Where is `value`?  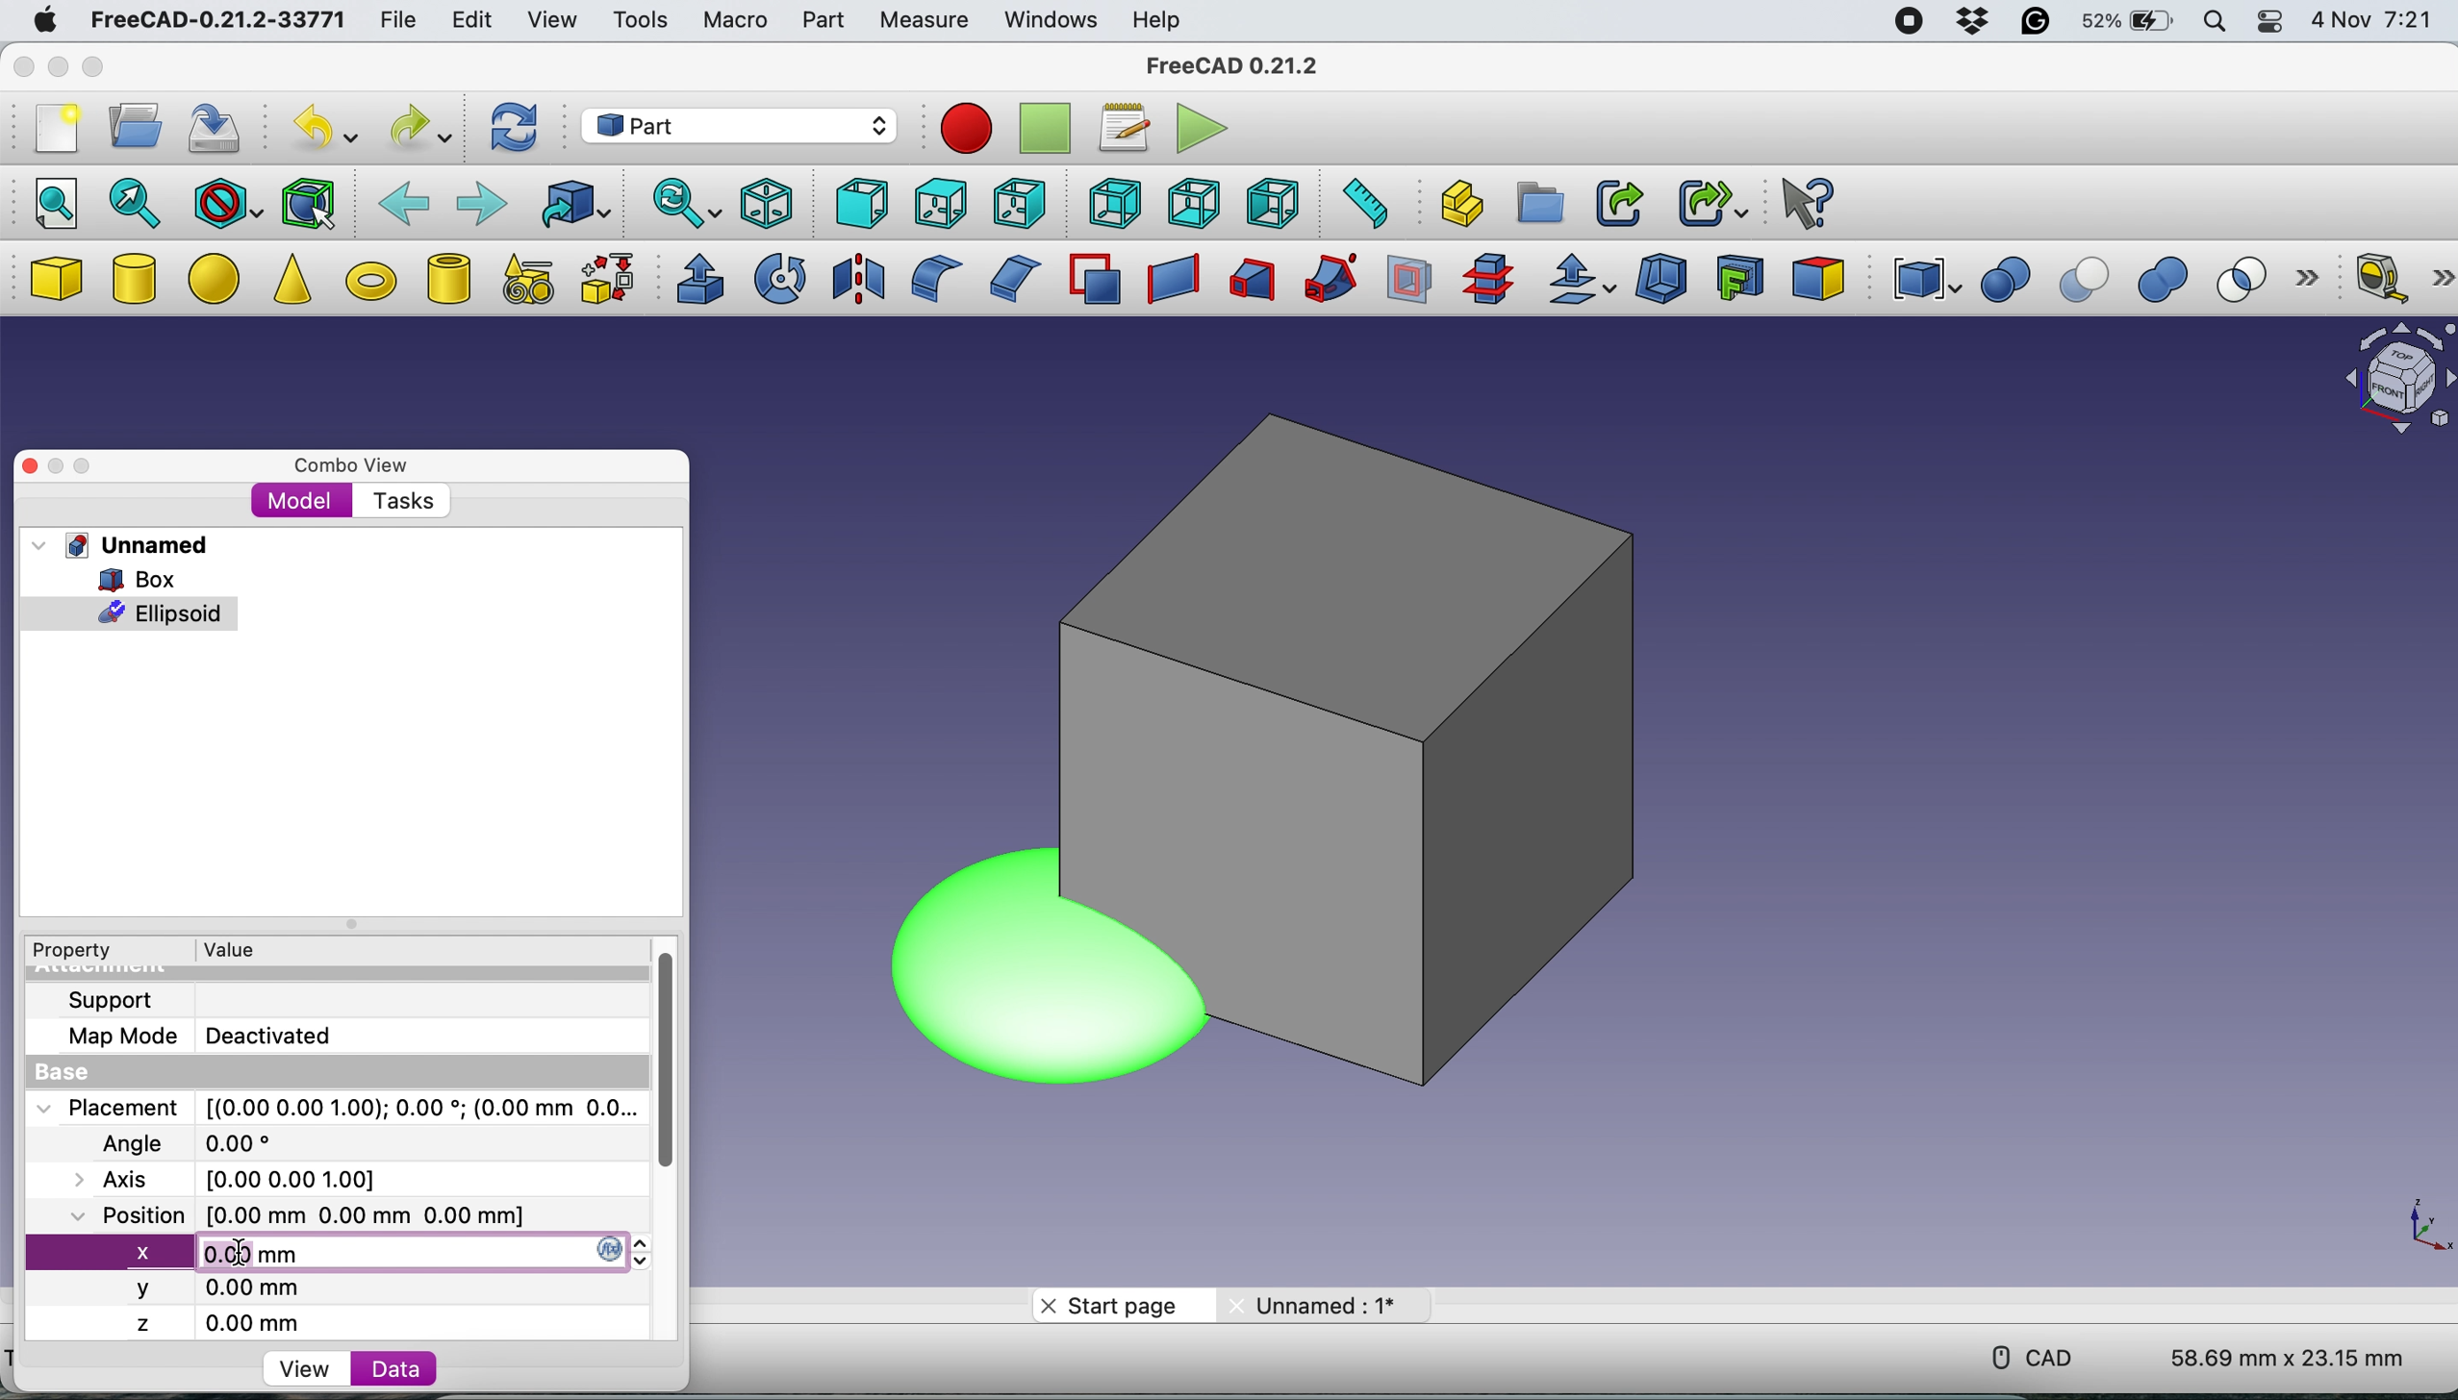
value is located at coordinates (227, 949).